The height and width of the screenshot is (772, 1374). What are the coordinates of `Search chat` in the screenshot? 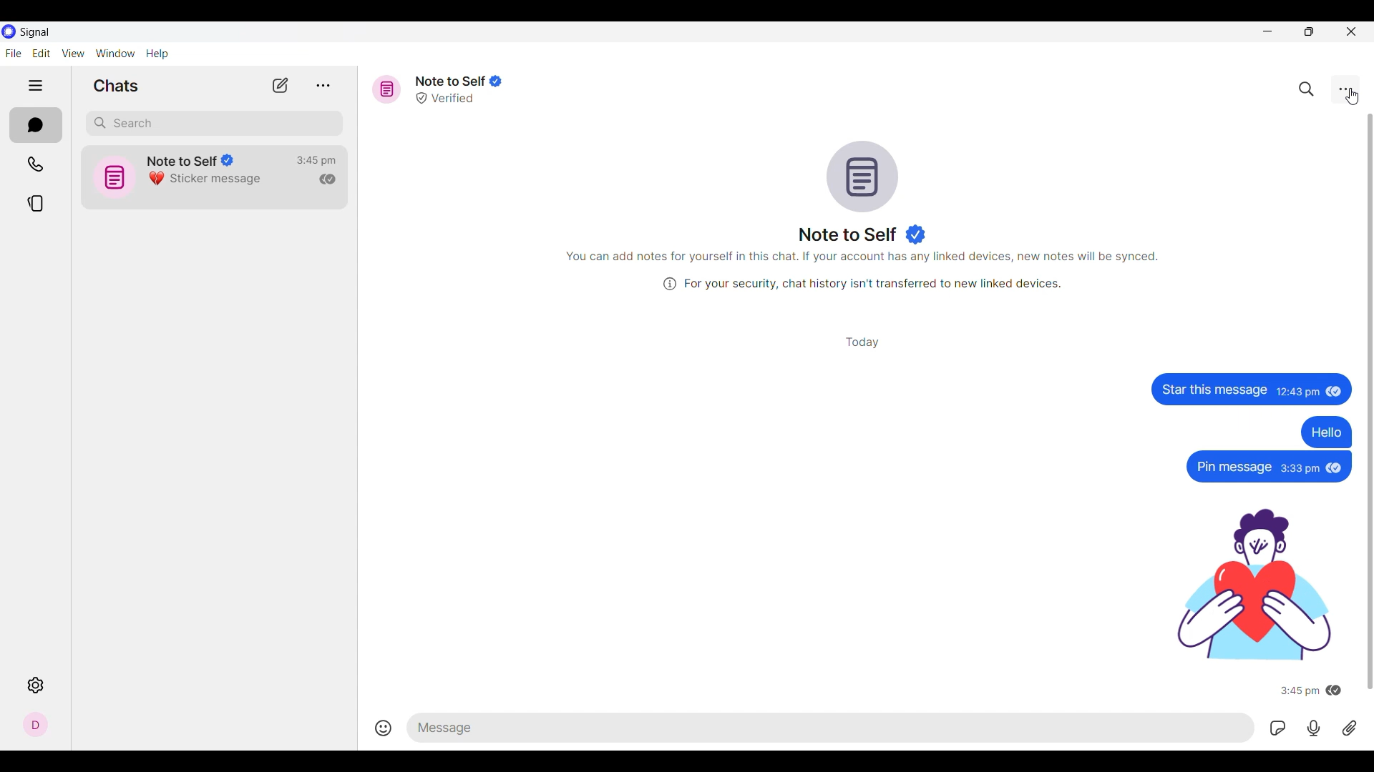 It's located at (1307, 89).